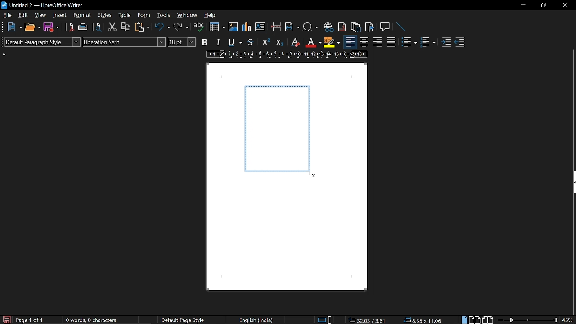 This screenshot has width=576, height=324. I want to click on insert comment, so click(385, 27).